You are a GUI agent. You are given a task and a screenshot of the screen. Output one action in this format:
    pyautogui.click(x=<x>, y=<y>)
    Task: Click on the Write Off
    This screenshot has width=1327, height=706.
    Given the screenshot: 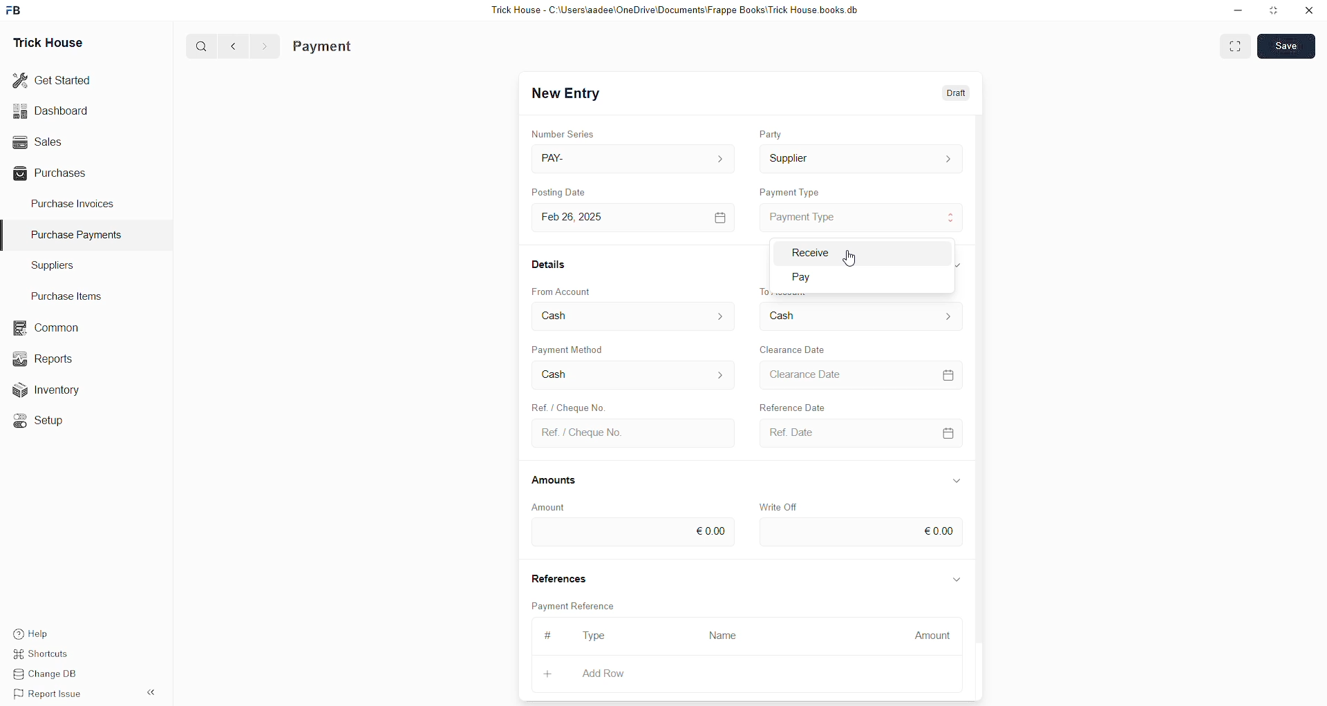 What is the action you would take?
    pyautogui.click(x=779, y=504)
    